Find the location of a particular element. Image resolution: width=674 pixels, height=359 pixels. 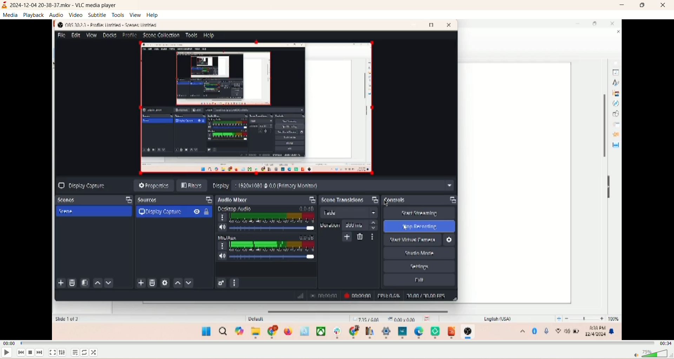

media is located at coordinates (10, 15).